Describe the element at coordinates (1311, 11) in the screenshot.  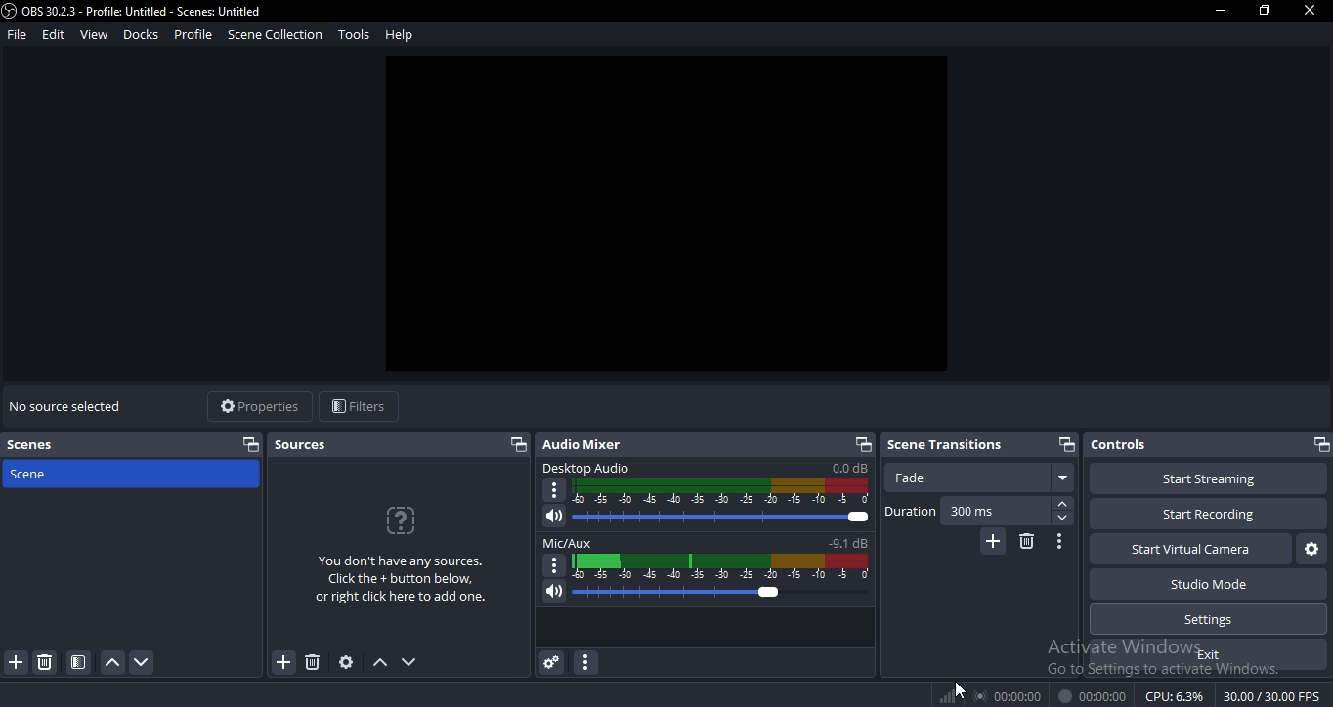
I see `close` at that location.